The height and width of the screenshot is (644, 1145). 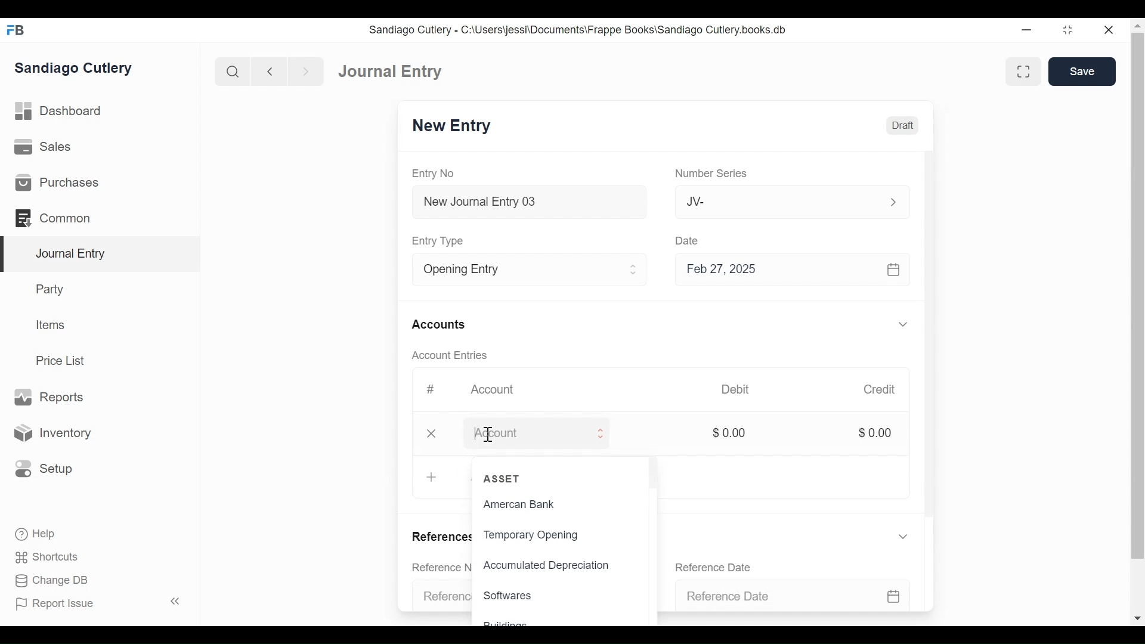 I want to click on Setup, so click(x=44, y=469).